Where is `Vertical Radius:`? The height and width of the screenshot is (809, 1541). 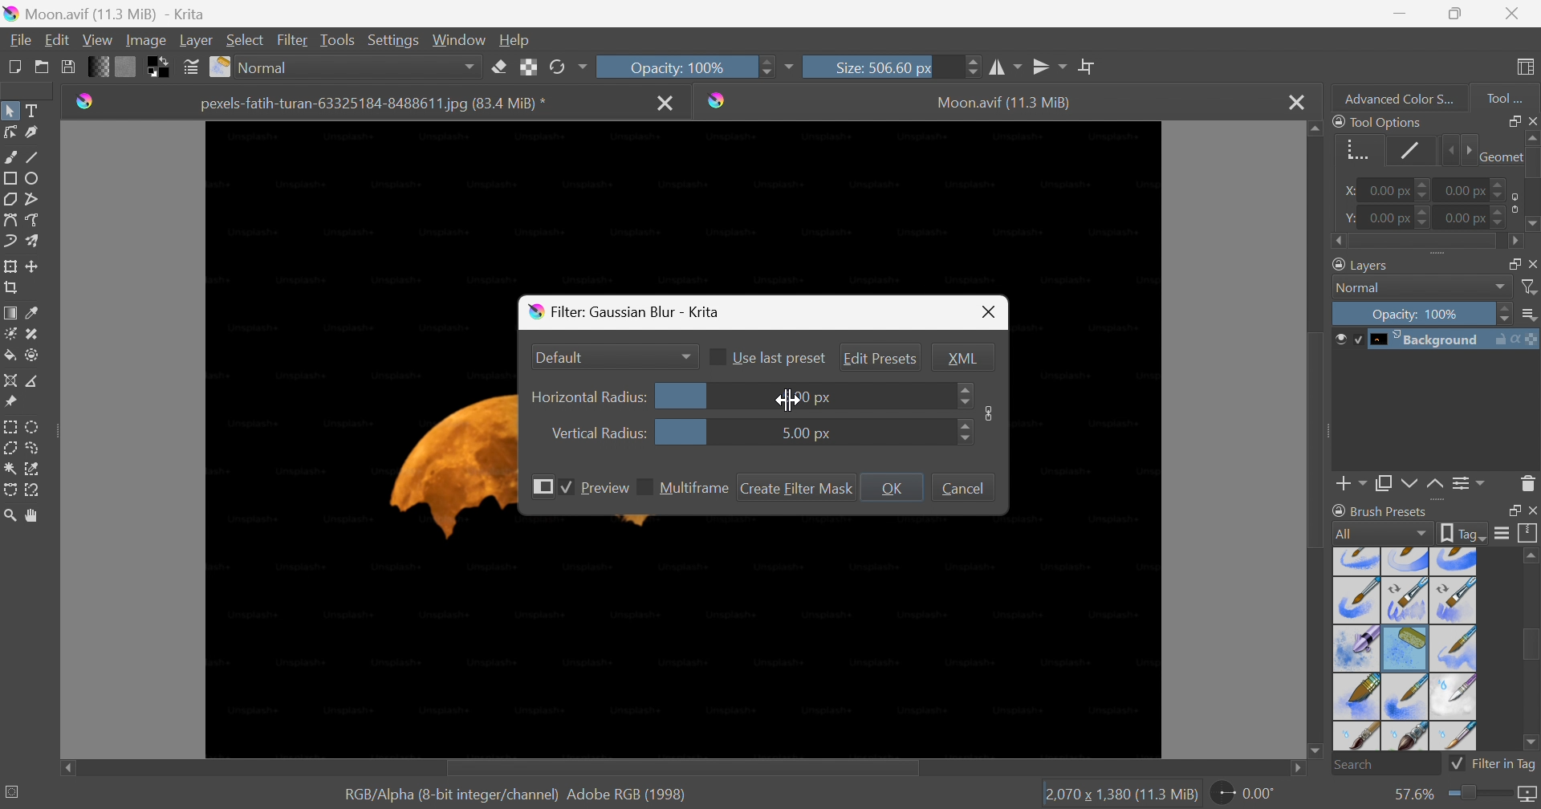
Vertical Radius: is located at coordinates (598, 432).